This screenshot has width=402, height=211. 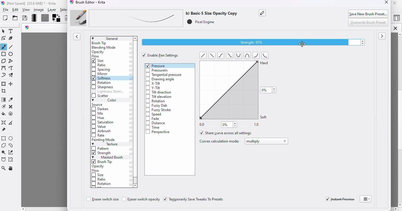 I want to click on eraser switch size, so click(x=102, y=200).